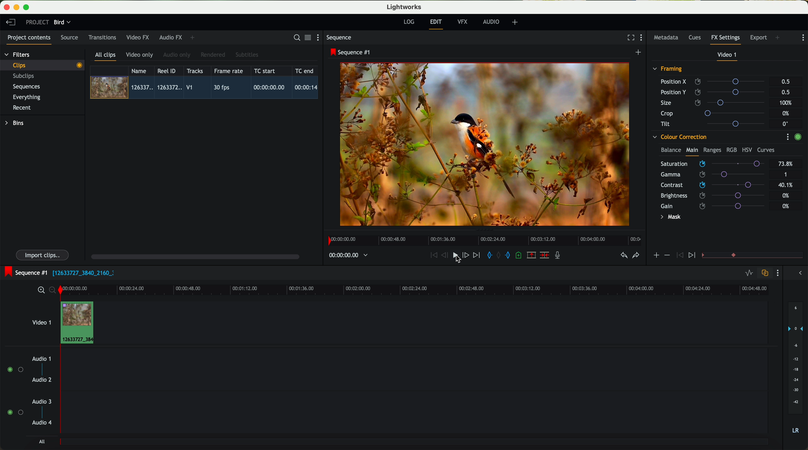  Describe the element at coordinates (351, 52) in the screenshot. I see `sequence #1` at that location.